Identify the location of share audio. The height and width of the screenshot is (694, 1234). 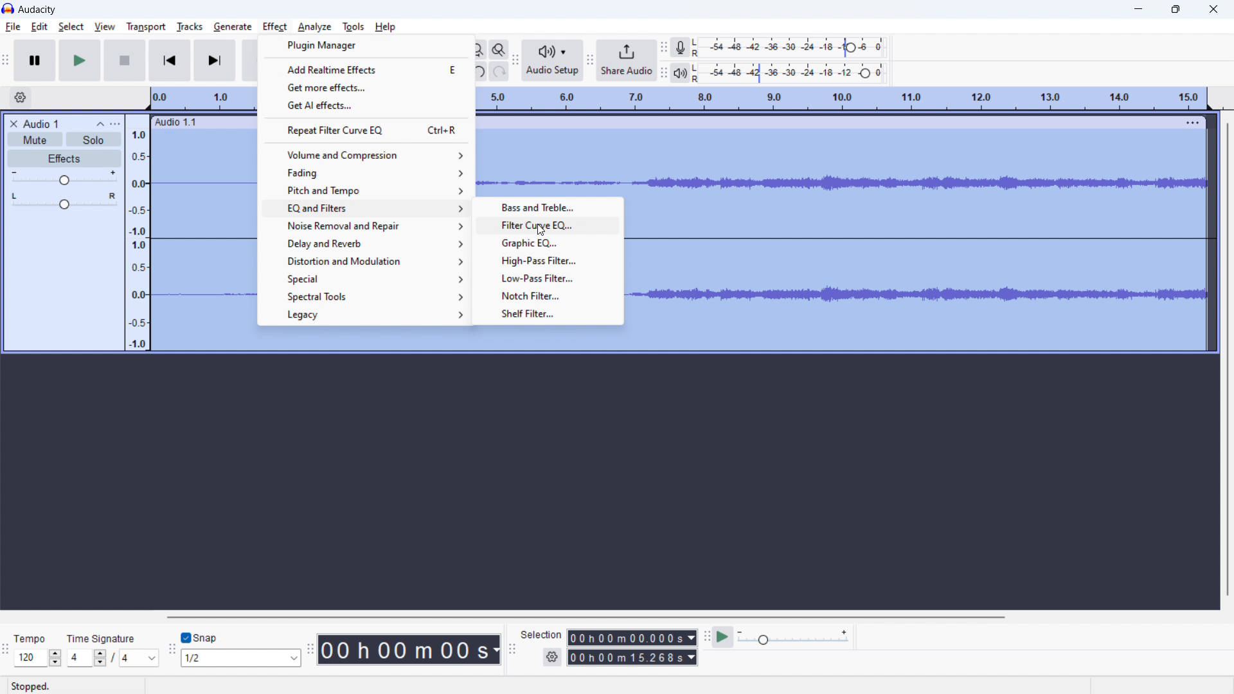
(628, 60).